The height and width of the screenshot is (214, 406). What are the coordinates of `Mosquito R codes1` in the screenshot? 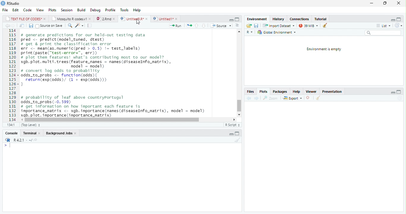 It's located at (72, 19).